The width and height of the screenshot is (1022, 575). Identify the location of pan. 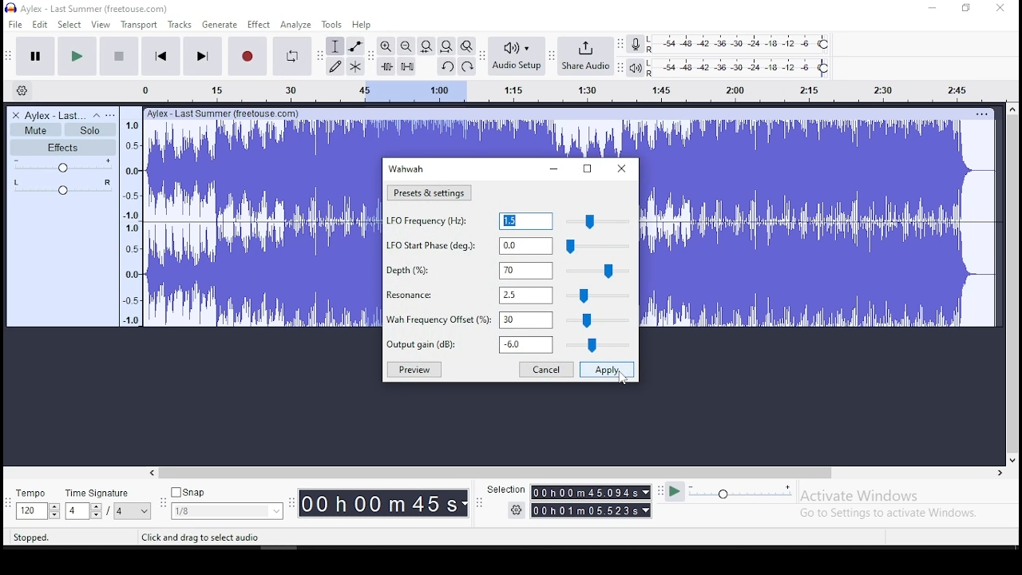
(61, 187).